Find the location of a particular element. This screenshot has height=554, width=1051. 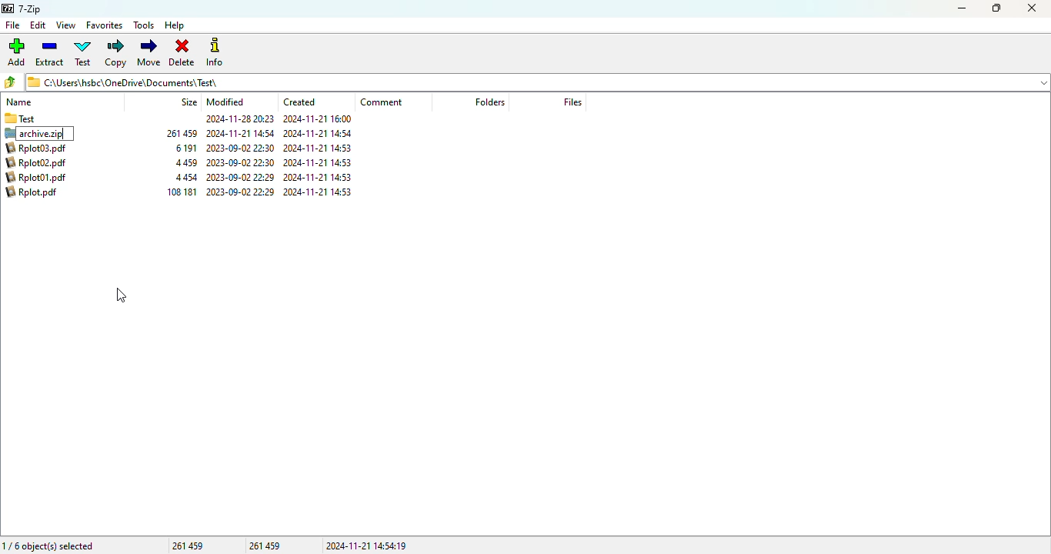

261 459 is located at coordinates (188, 545).